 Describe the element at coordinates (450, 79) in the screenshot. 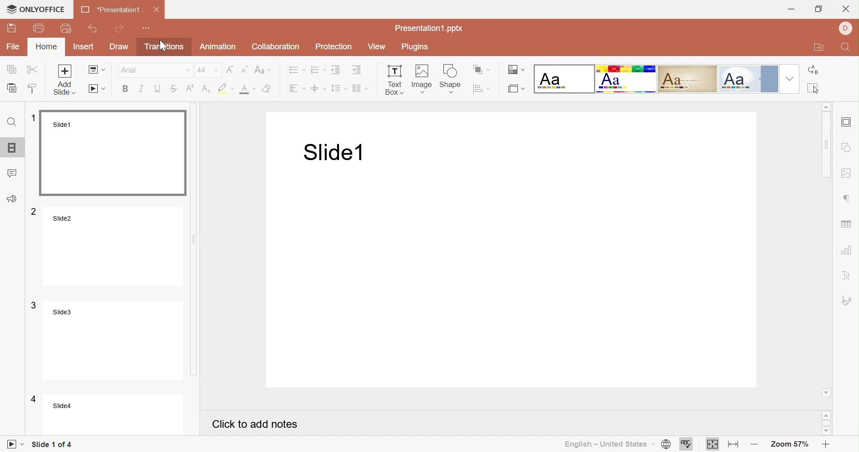

I see `Insert Shape` at that location.